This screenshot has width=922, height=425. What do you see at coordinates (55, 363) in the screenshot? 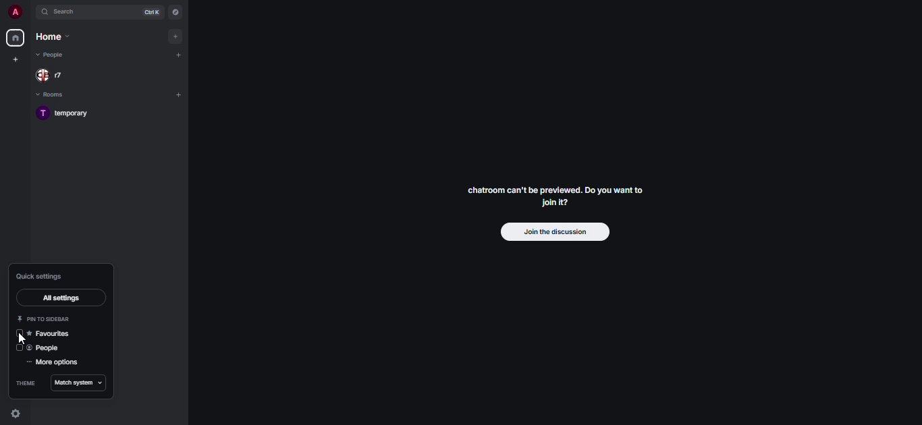
I see `more options` at bounding box center [55, 363].